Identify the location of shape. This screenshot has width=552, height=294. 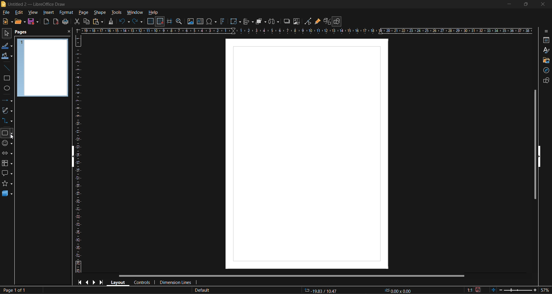
(101, 12).